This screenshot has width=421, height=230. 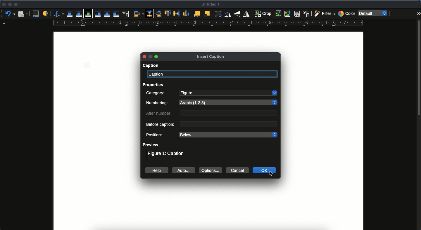 What do you see at coordinates (139, 13) in the screenshot?
I see `align objects` at bounding box center [139, 13].